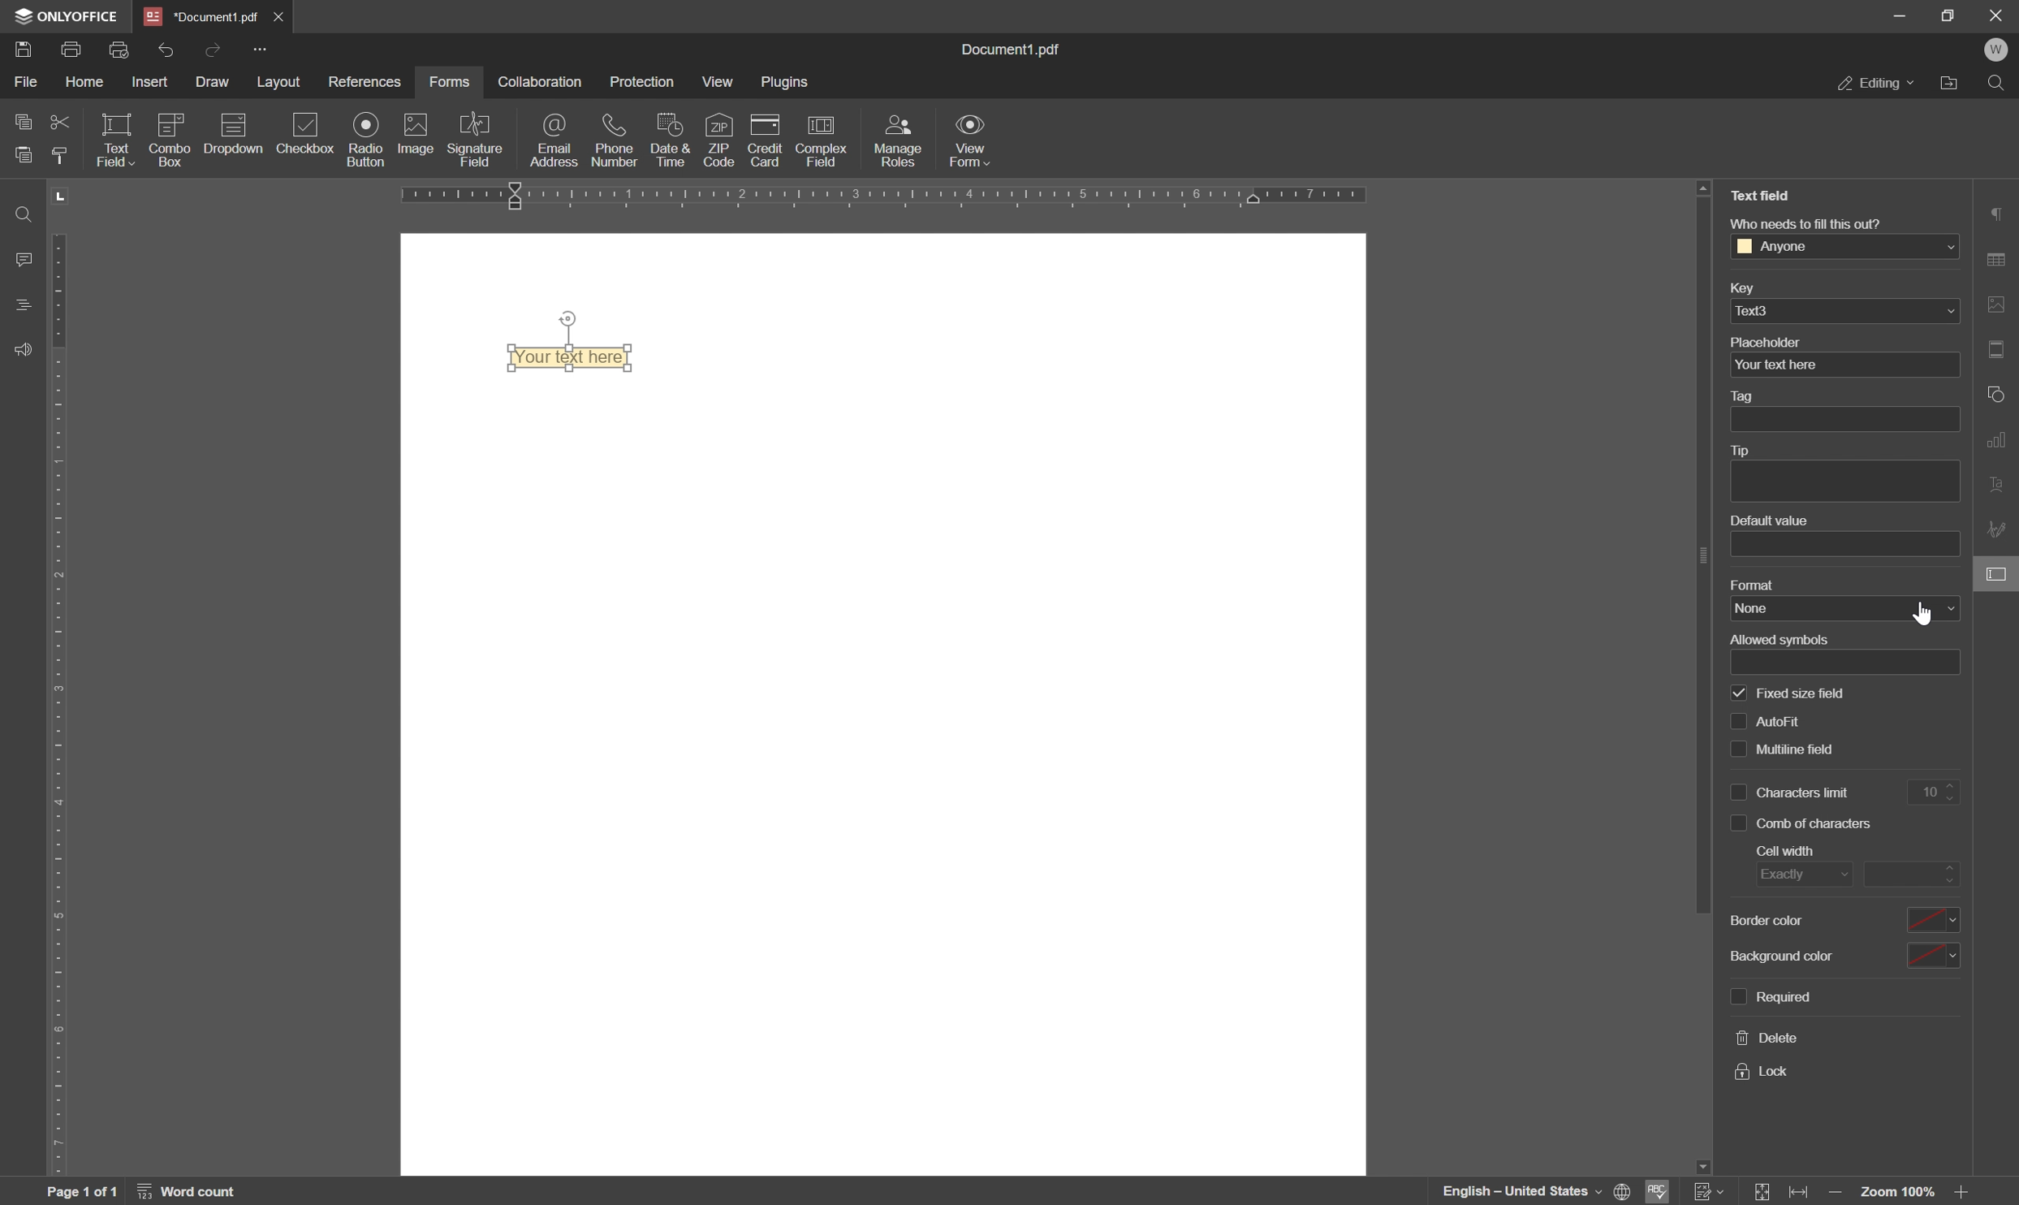  Describe the element at coordinates (59, 120) in the screenshot. I see `cut` at that location.